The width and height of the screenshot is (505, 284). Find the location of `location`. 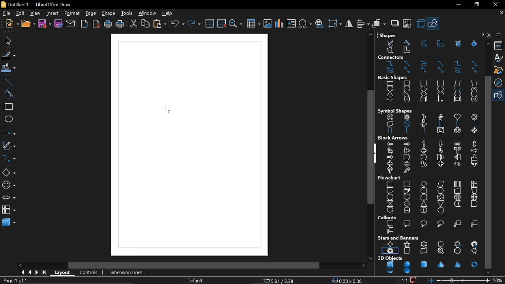

location is located at coordinates (348, 281).